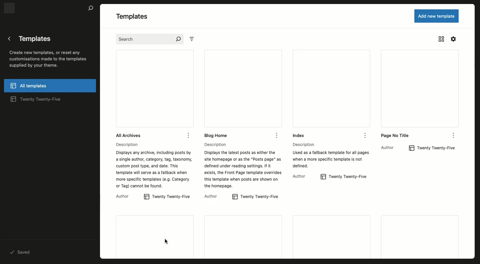 The width and height of the screenshot is (480, 264). I want to click on View, so click(442, 39).